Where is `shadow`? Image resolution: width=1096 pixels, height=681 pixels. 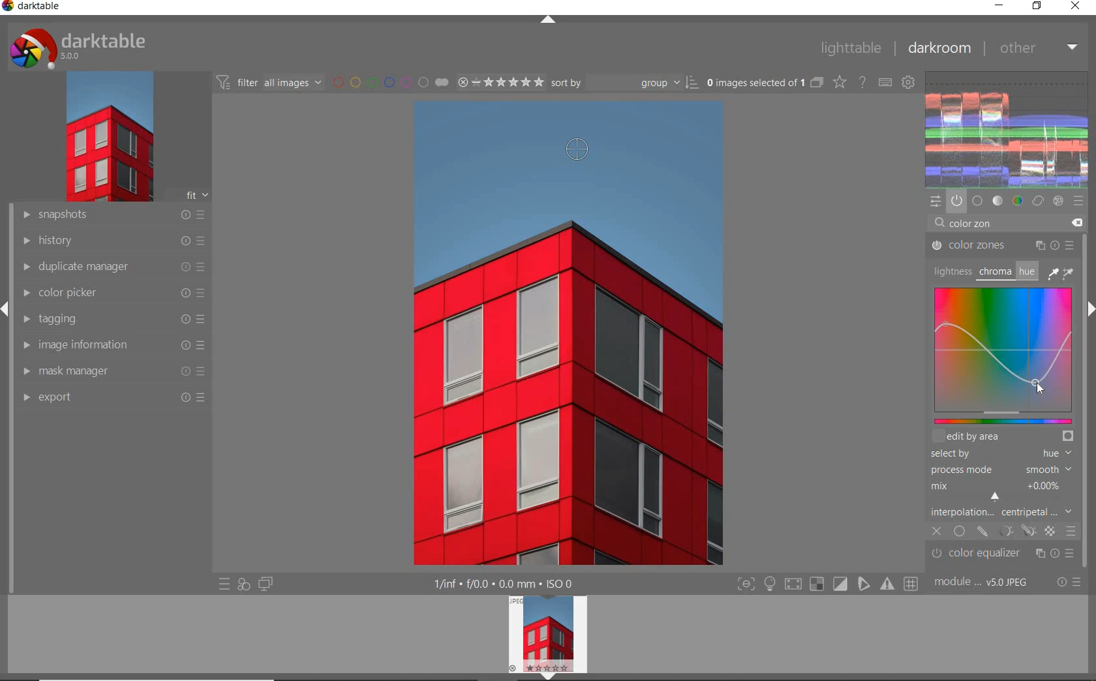 shadow is located at coordinates (792, 584).